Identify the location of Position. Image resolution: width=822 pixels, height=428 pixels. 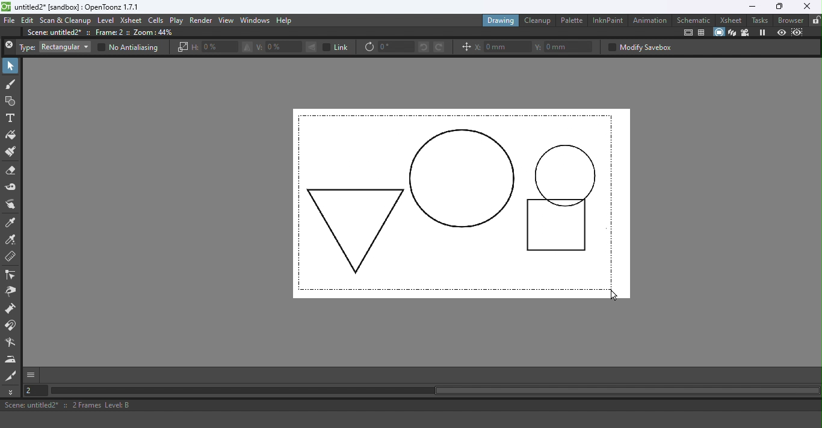
(465, 48).